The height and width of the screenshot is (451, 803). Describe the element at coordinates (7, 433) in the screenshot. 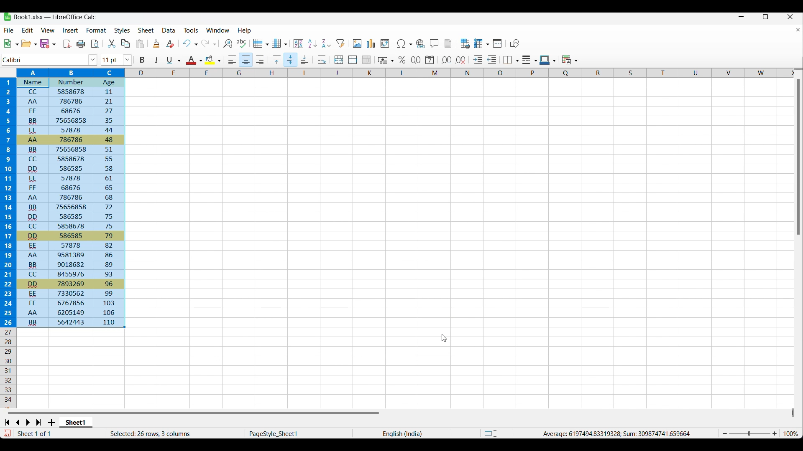

I see `Indicates modifications that require saving` at that location.